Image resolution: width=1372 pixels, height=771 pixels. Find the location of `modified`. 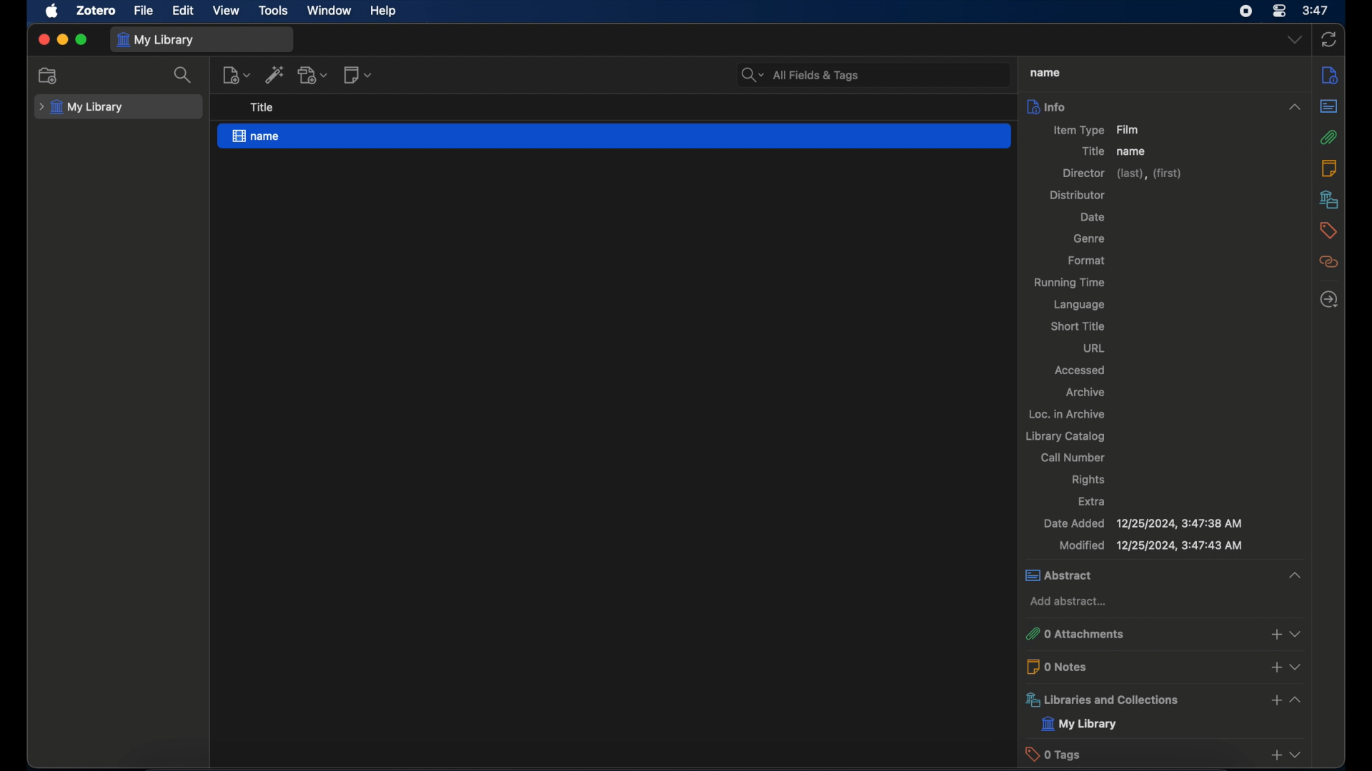

modified is located at coordinates (1150, 545).